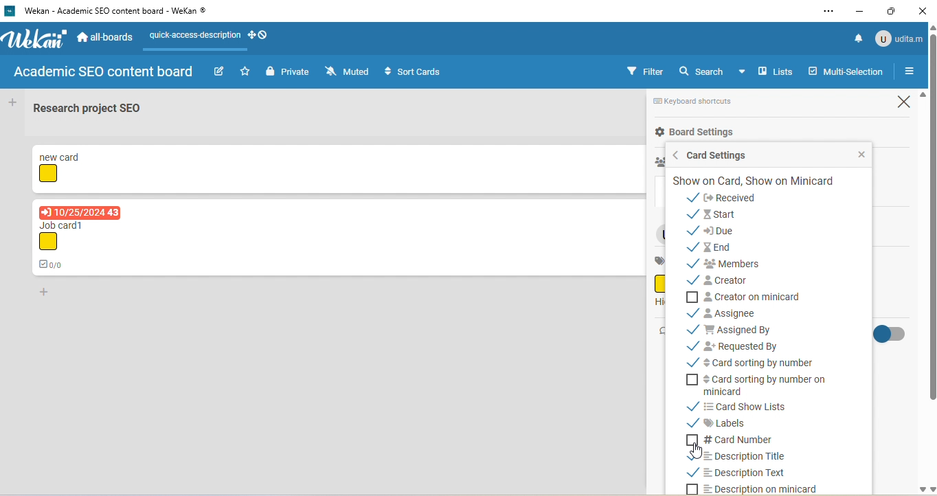 This screenshot has width=937, height=496. Describe the element at coordinates (899, 38) in the screenshot. I see `udita m` at that location.